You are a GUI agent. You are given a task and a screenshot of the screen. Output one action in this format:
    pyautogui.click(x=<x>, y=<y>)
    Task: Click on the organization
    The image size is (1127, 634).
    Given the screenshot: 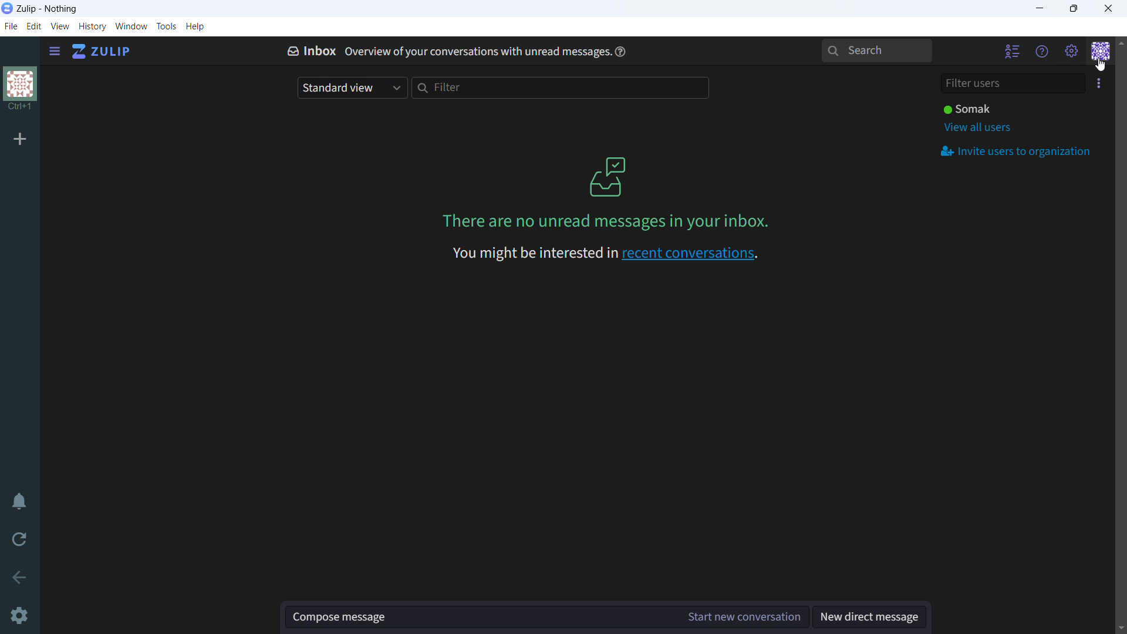 What is the action you would take?
    pyautogui.click(x=19, y=92)
    